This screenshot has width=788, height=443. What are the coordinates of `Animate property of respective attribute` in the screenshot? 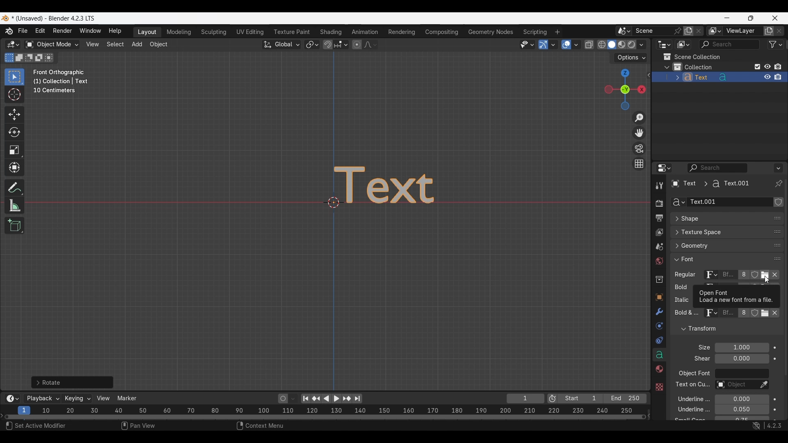 It's located at (775, 383).